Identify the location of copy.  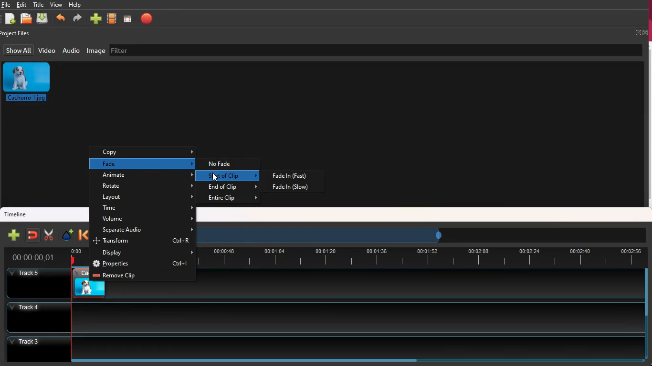
(148, 152).